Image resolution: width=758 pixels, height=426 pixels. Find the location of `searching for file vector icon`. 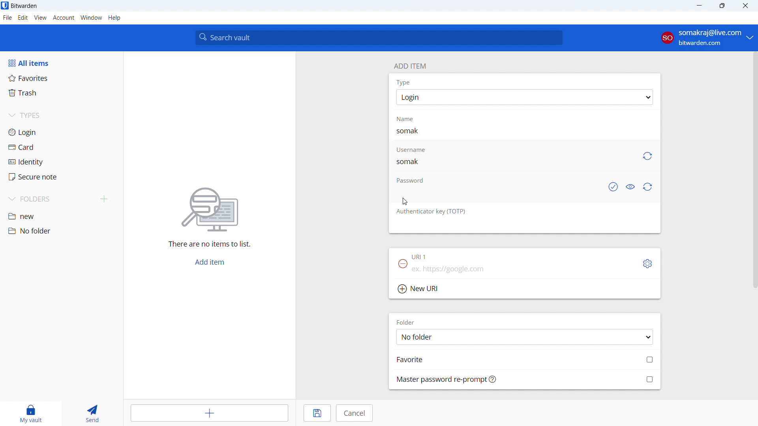

searching for file vector icon is located at coordinates (209, 210).